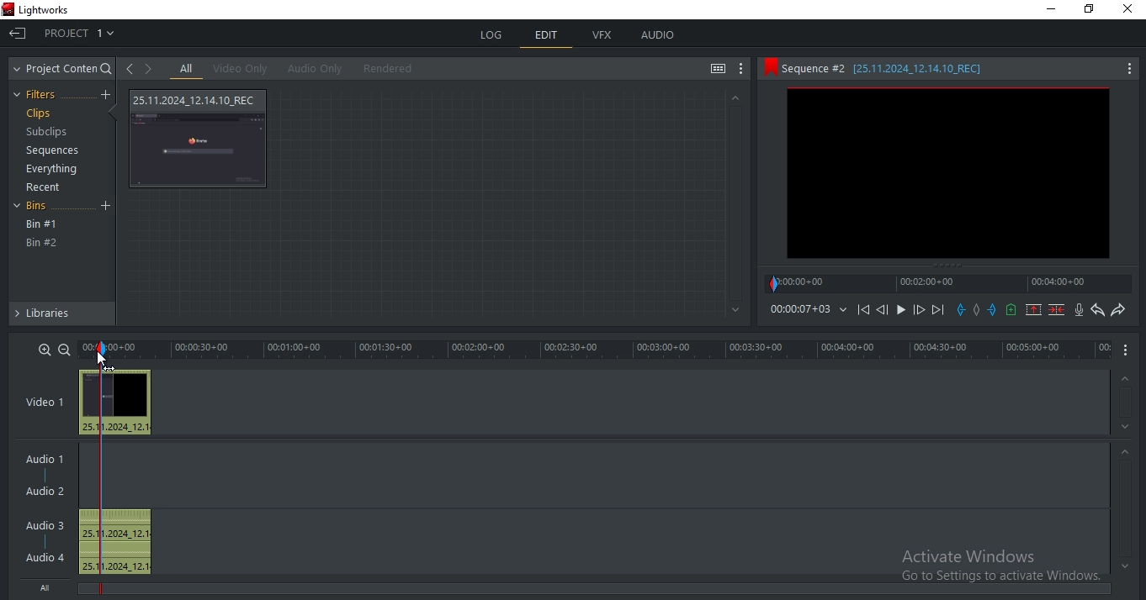  I want to click on add a cue, so click(1012, 310).